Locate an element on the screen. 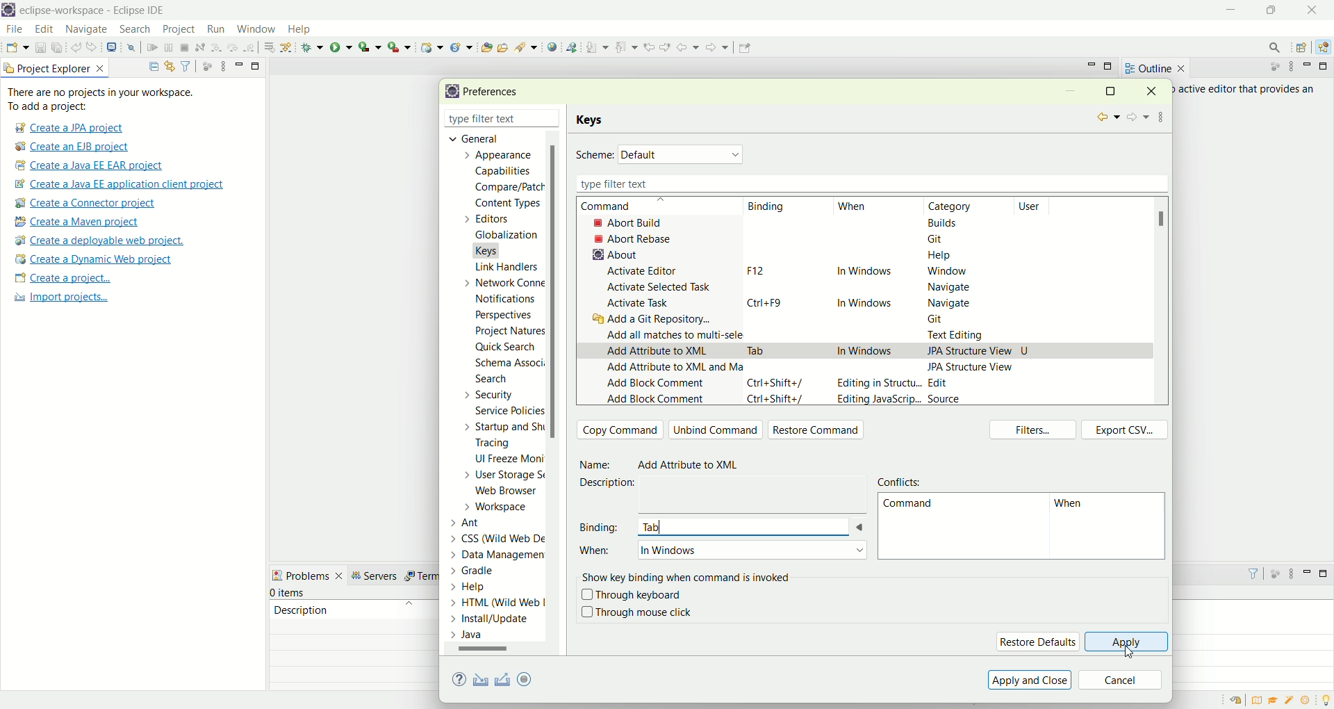 The width and height of the screenshot is (1334, 709). In Windows is located at coordinates (856, 352).